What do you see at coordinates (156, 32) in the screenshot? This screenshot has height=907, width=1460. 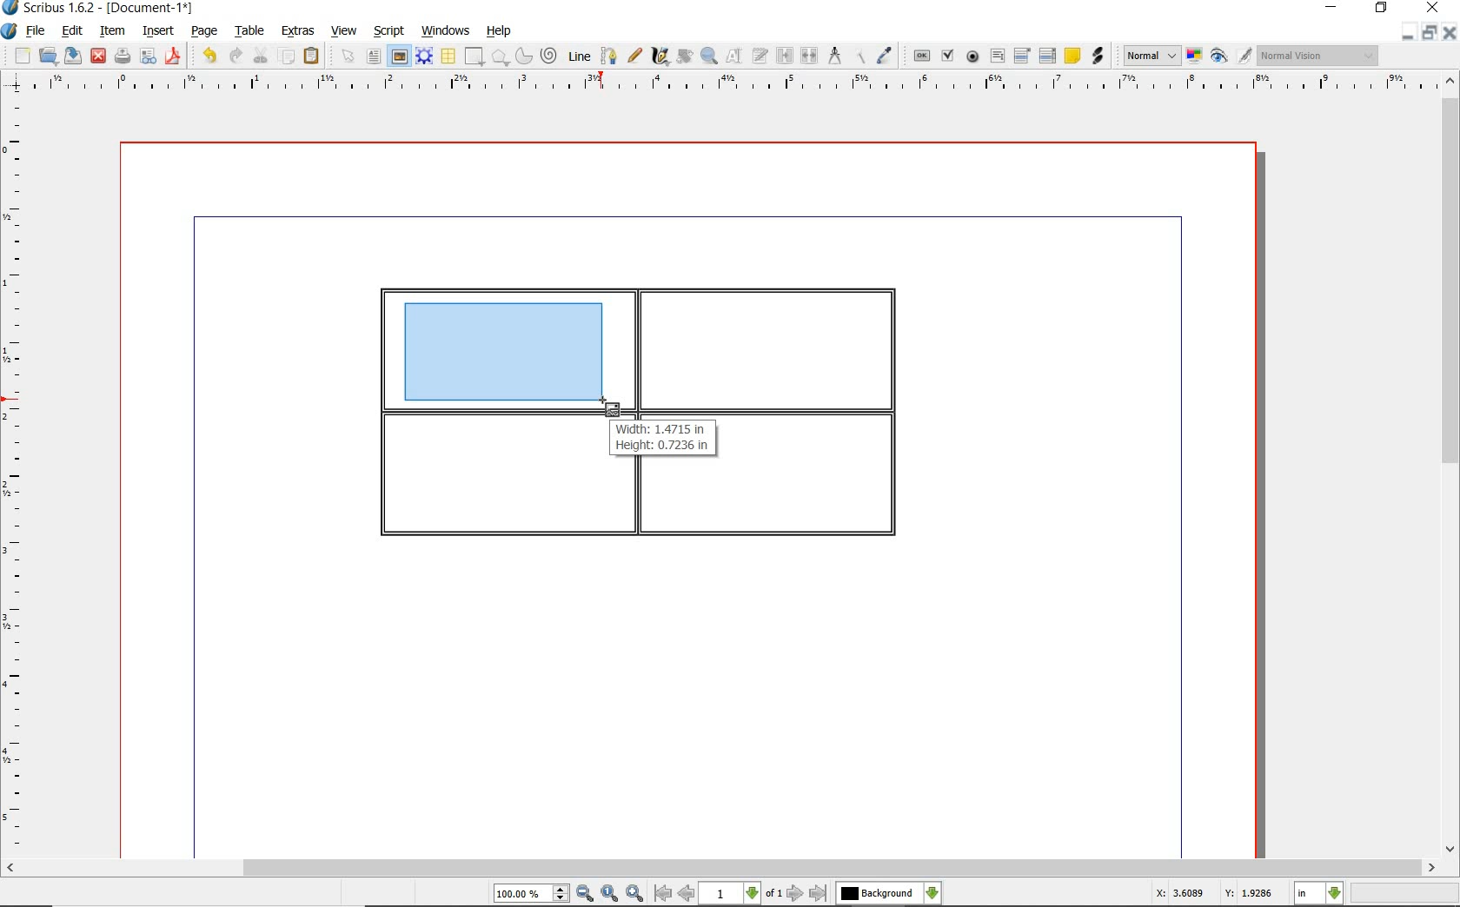 I see `insert` at bounding box center [156, 32].